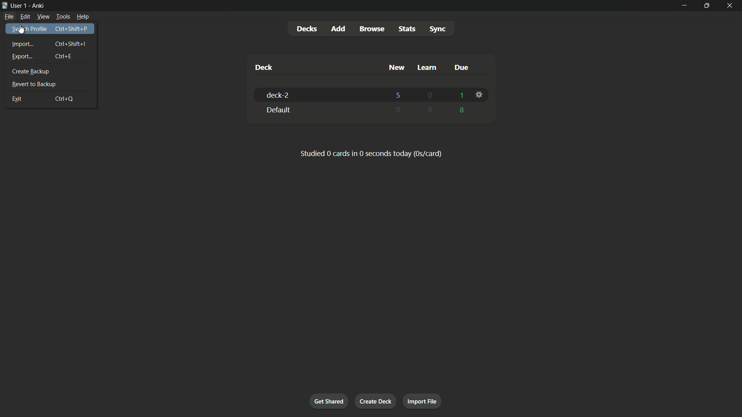  I want to click on Get shared, so click(328, 400).